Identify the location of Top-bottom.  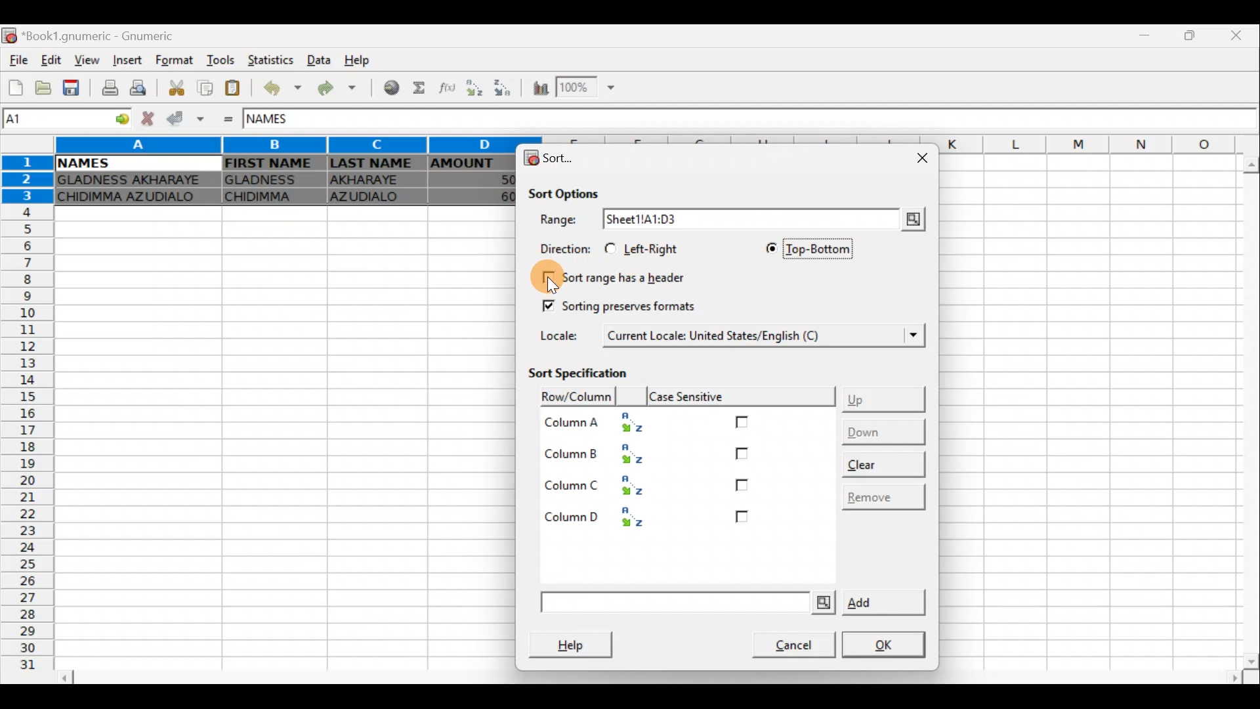
(804, 248).